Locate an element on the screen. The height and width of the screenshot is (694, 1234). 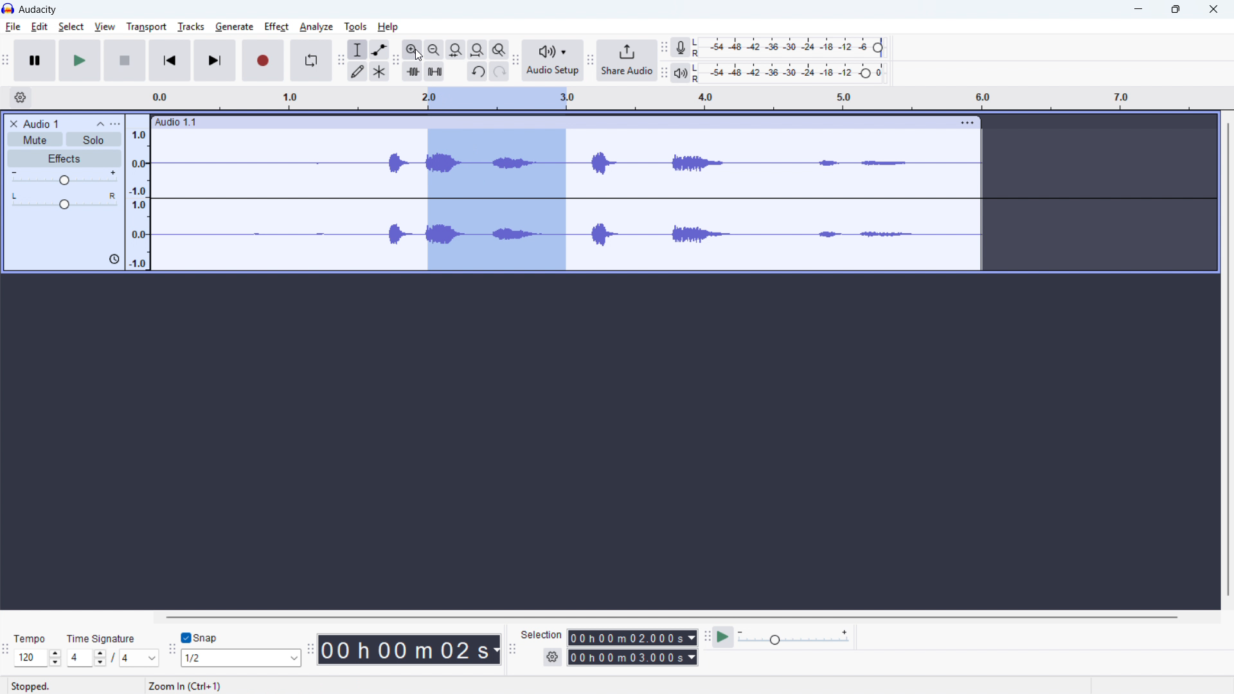
Perfect is located at coordinates (276, 26).